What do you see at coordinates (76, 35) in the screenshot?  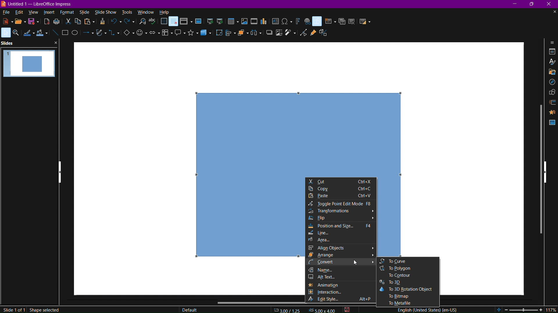 I see `Ellipse` at bounding box center [76, 35].